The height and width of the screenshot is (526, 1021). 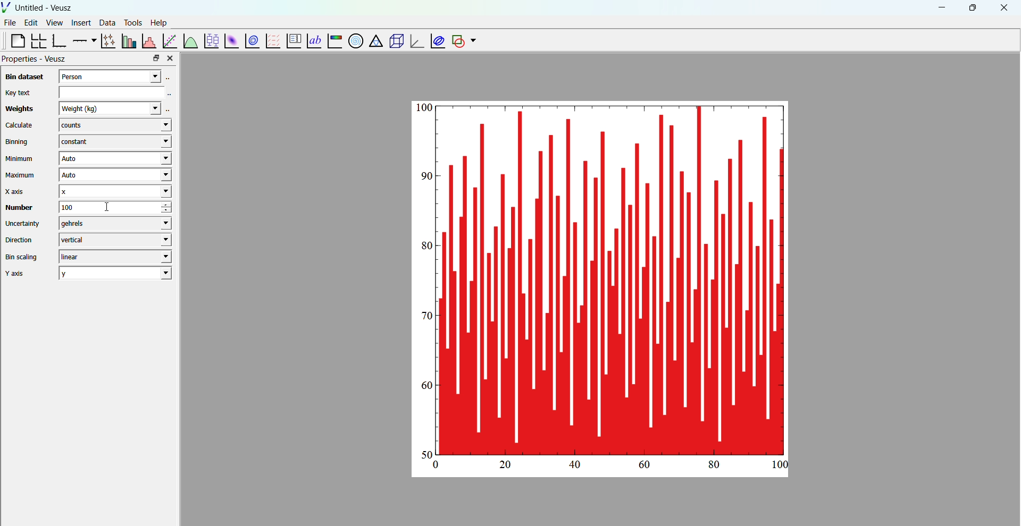 What do you see at coordinates (940, 7) in the screenshot?
I see `minimize` at bounding box center [940, 7].